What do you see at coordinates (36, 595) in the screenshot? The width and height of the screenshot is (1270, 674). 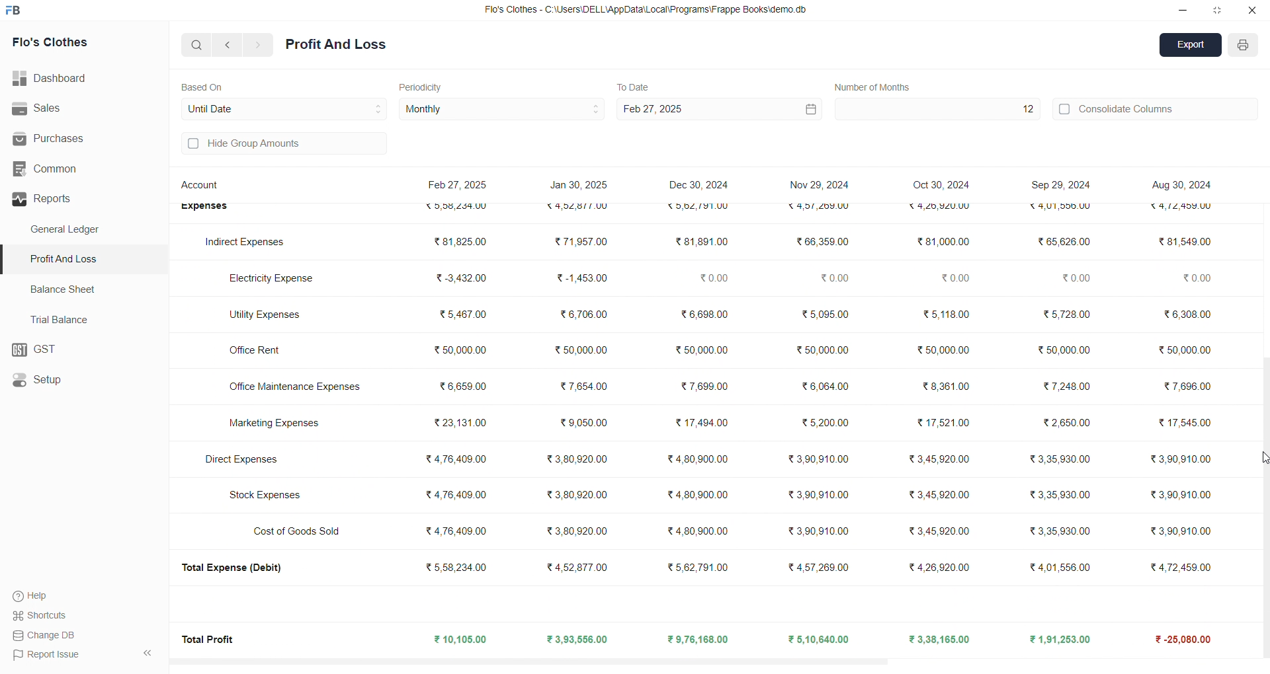 I see `Help` at bounding box center [36, 595].